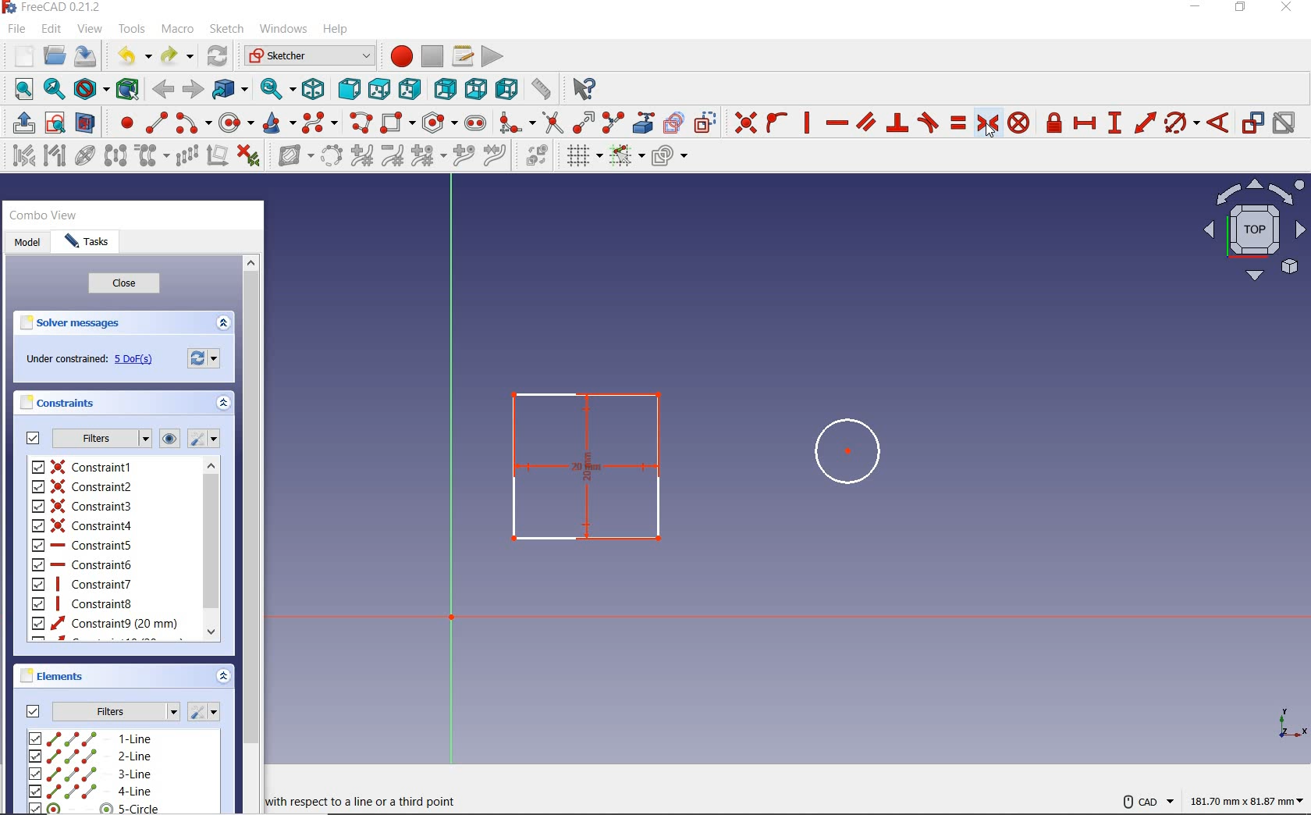 The width and height of the screenshot is (1311, 815). I want to click on create slot, so click(478, 125).